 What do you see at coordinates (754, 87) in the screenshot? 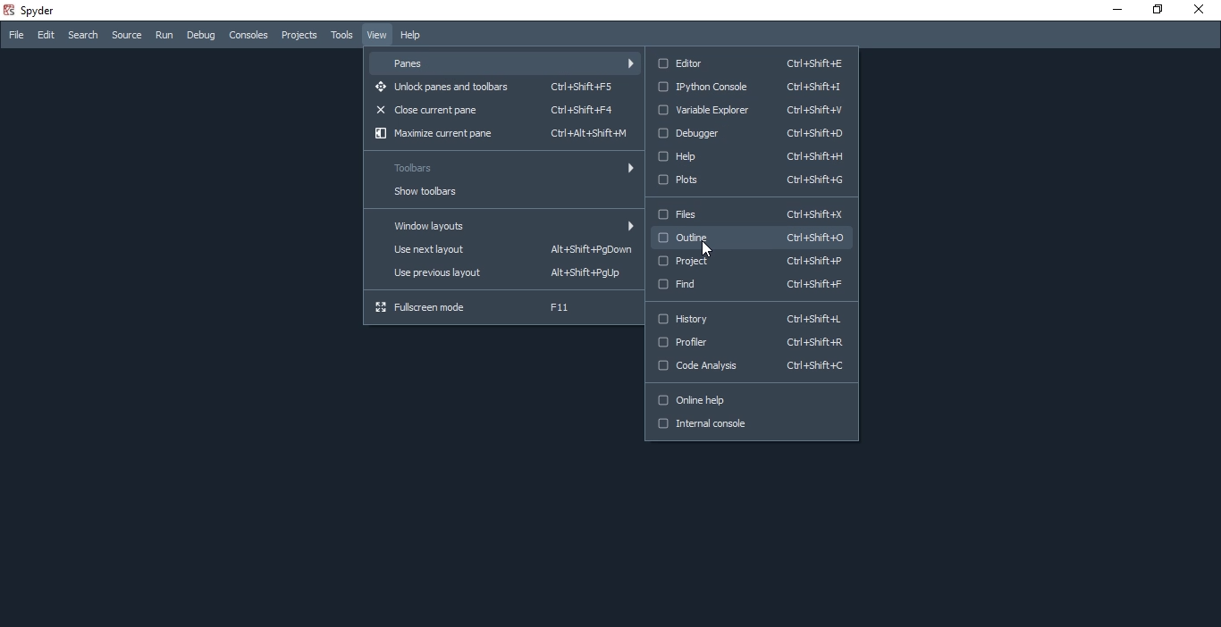
I see `IPython Console` at bounding box center [754, 87].